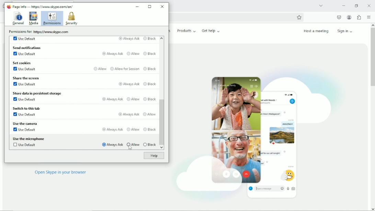 The height and width of the screenshot is (211, 375). I want to click on Allow, so click(133, 54).